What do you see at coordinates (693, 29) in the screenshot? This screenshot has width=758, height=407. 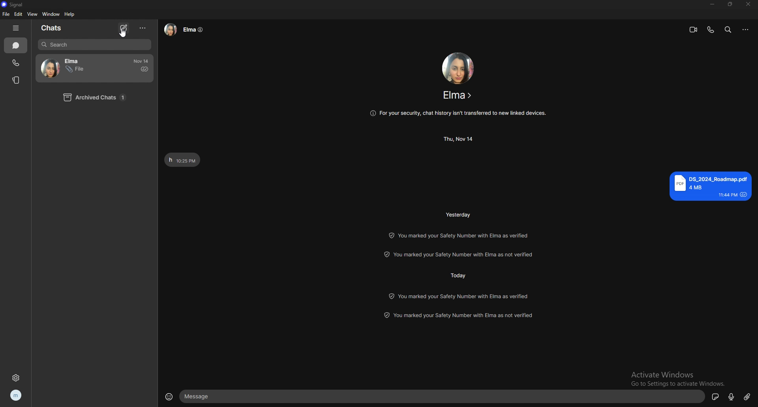 I see `video call` at bounding box center [693, 29].